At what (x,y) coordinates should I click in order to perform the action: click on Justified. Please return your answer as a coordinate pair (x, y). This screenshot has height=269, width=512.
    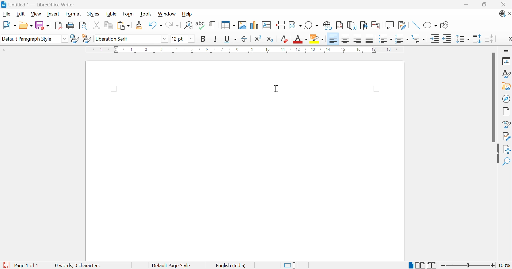
    Looking at the image, I should click on (370, 38).